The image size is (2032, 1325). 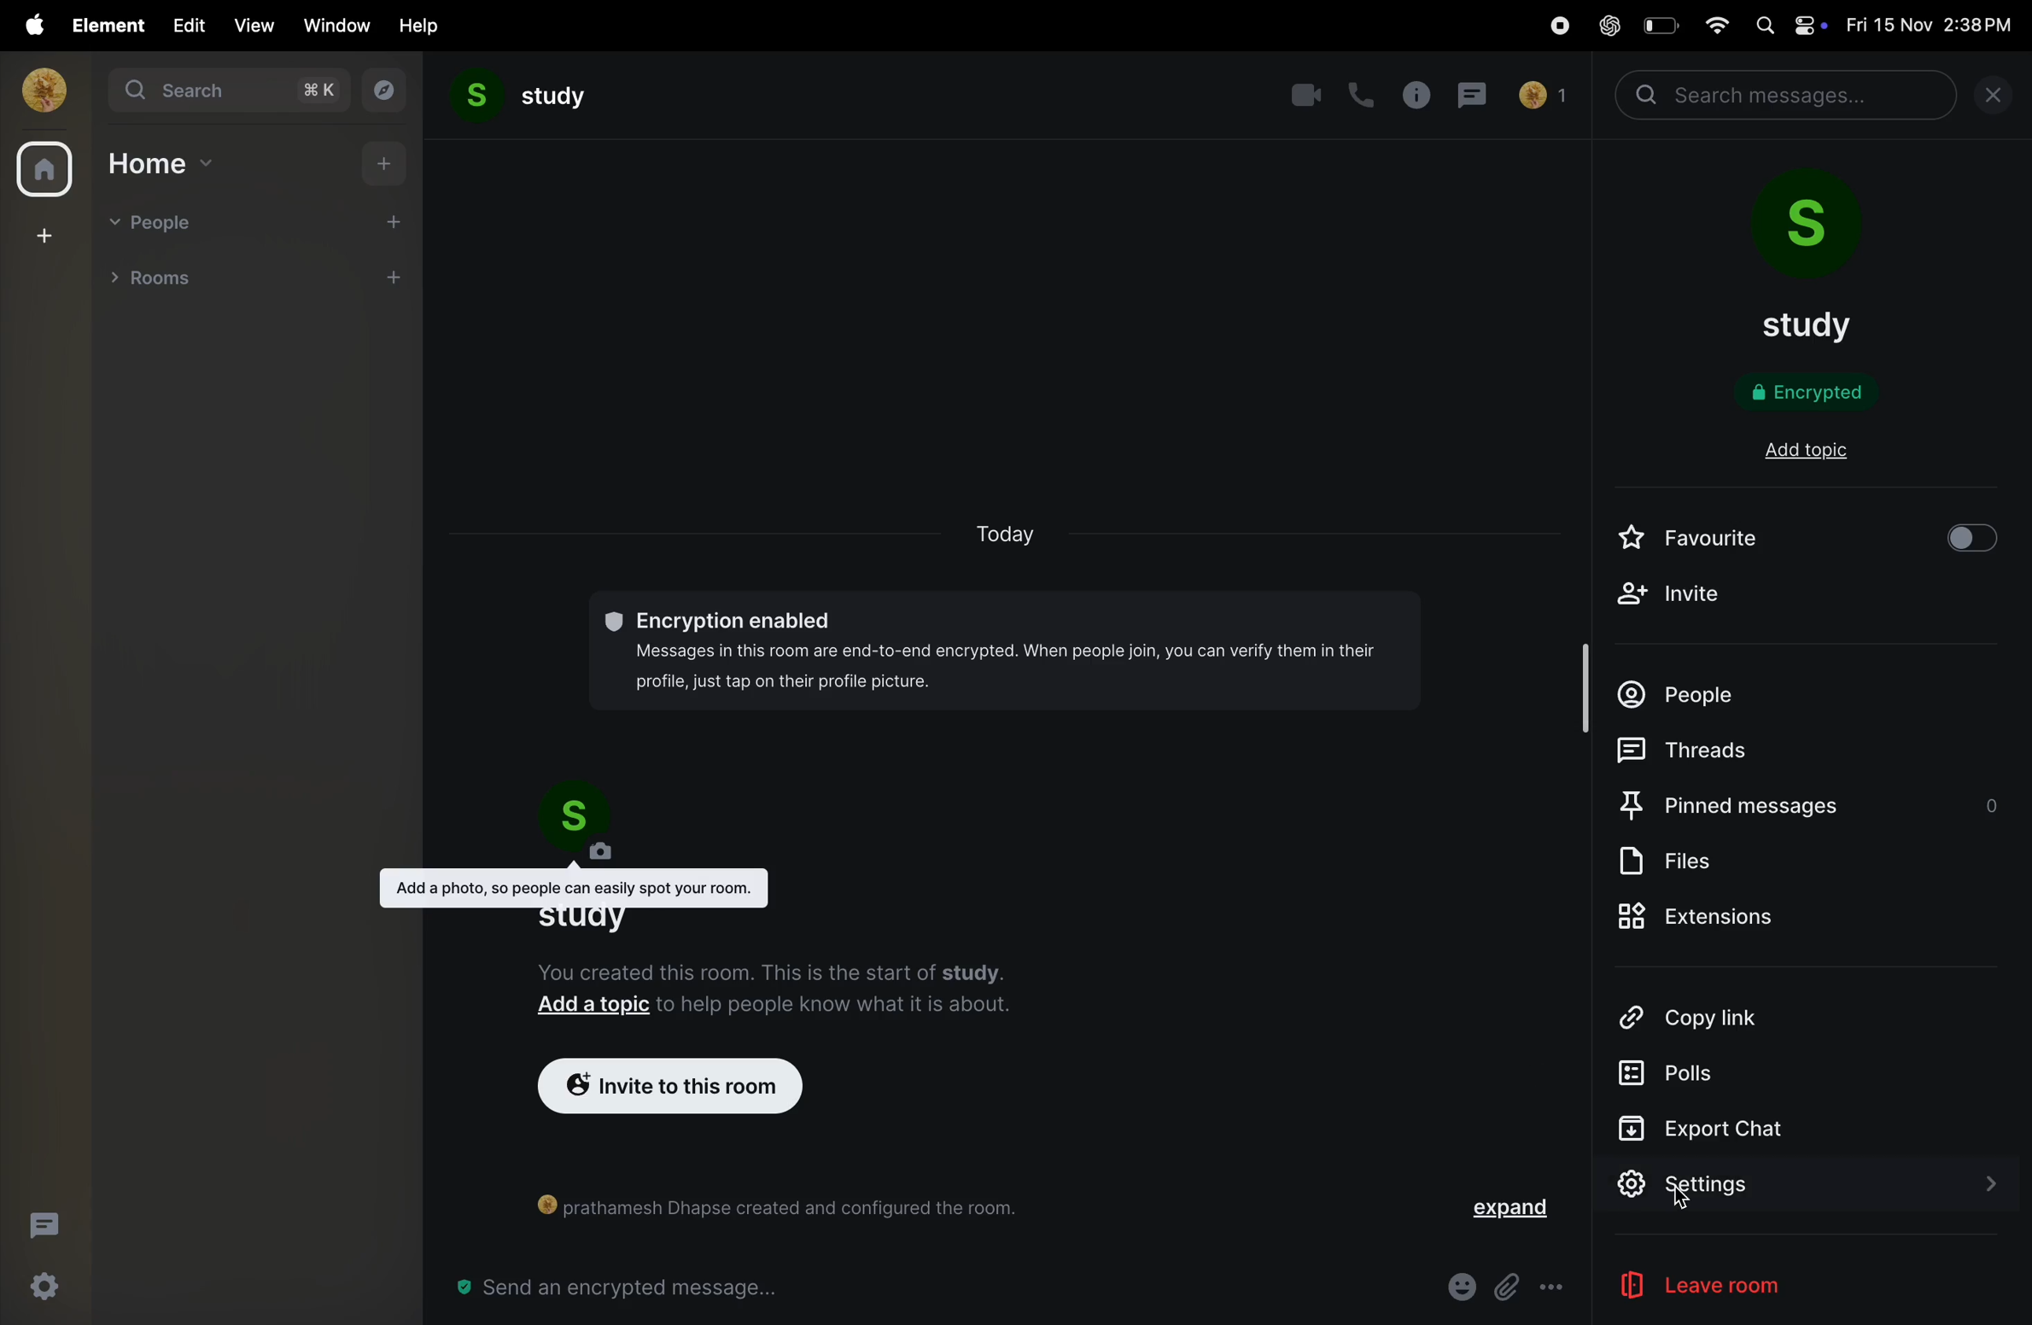 I want to click on people, so click(x=1687, y=686).